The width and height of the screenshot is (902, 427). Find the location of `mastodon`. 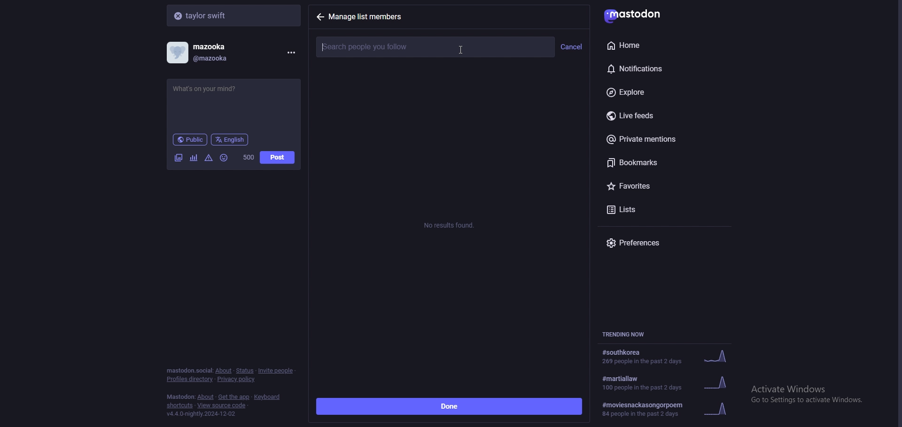

mastodon is located at coordinates (639, 14).